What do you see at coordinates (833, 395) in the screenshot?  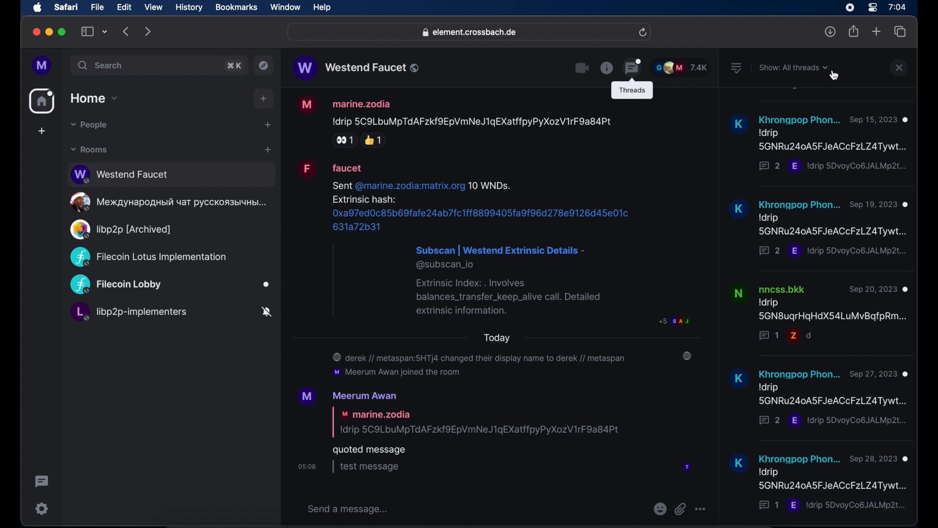 I see `Idrip
5GNRu240A5FJeACcFzLZ4Tywt...` at bounding box center [833, 395].